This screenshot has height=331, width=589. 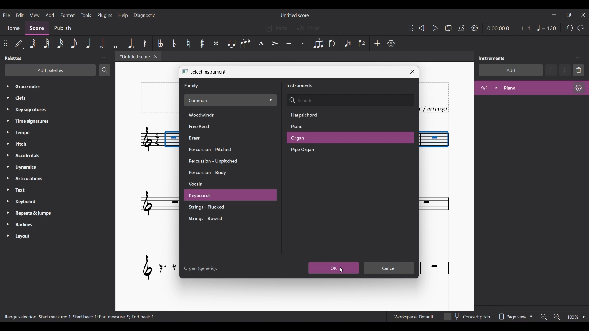 What do you see at coordinates (215, 185) in the screenshot?
I see `Vocals` at bounding box center [215, 185].